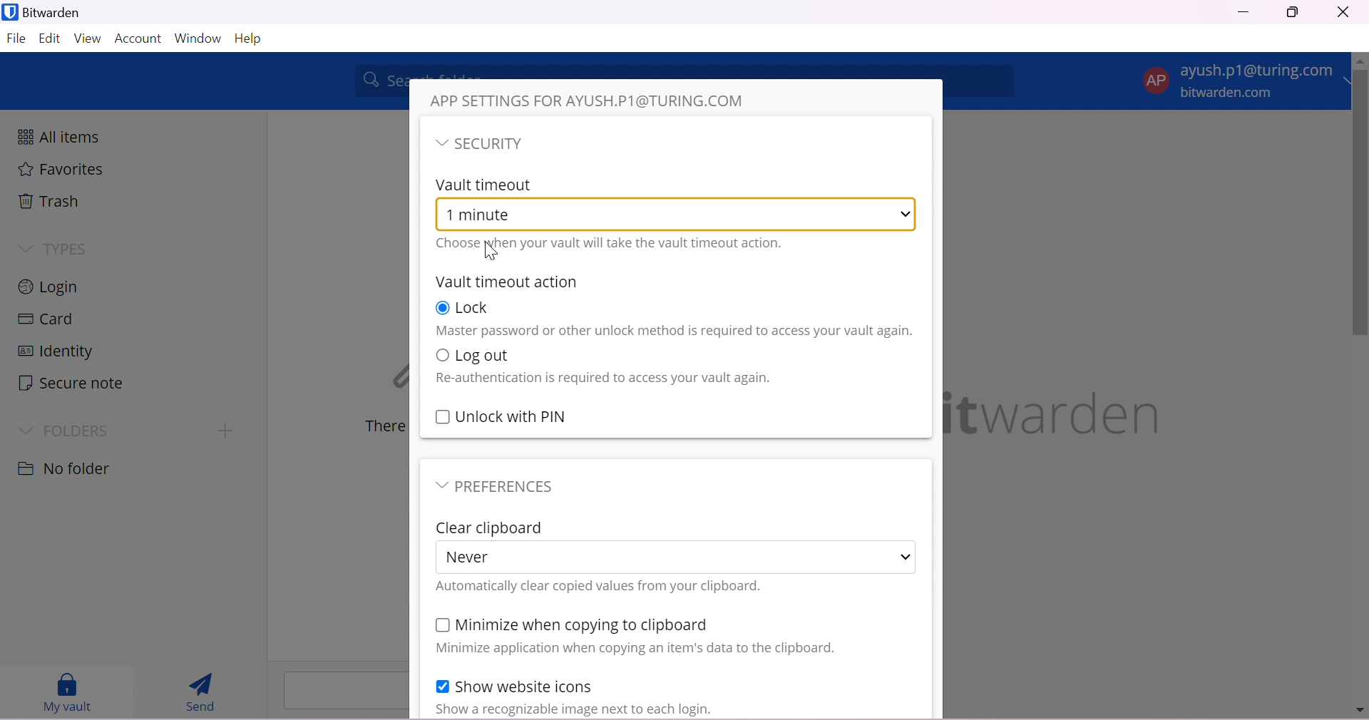 The image size is (1369, 720). What do you see at coordinates (491, 529) in the screenshot?
I see `Clear Clipboard` at bounding box center [491, 529].